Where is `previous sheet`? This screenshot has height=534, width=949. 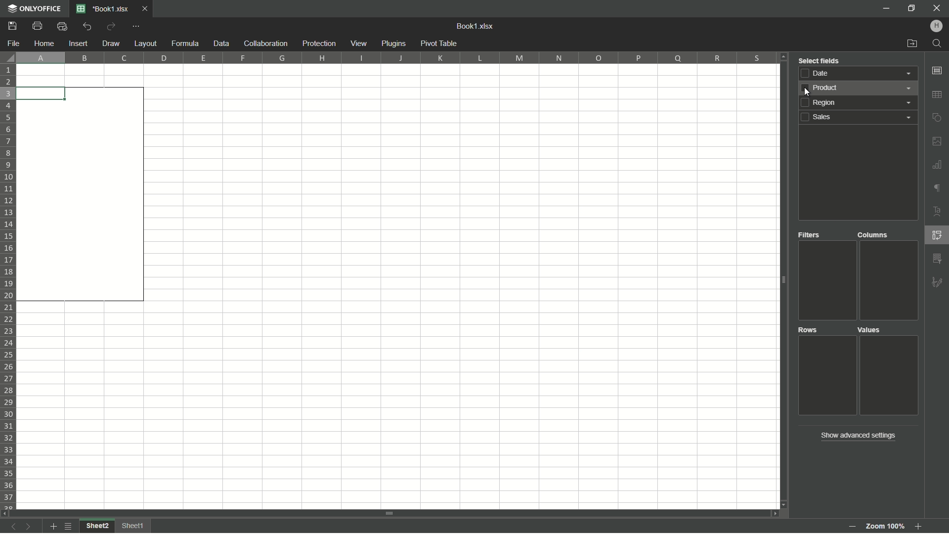 previous sheet is located at coordinates (12, 528).